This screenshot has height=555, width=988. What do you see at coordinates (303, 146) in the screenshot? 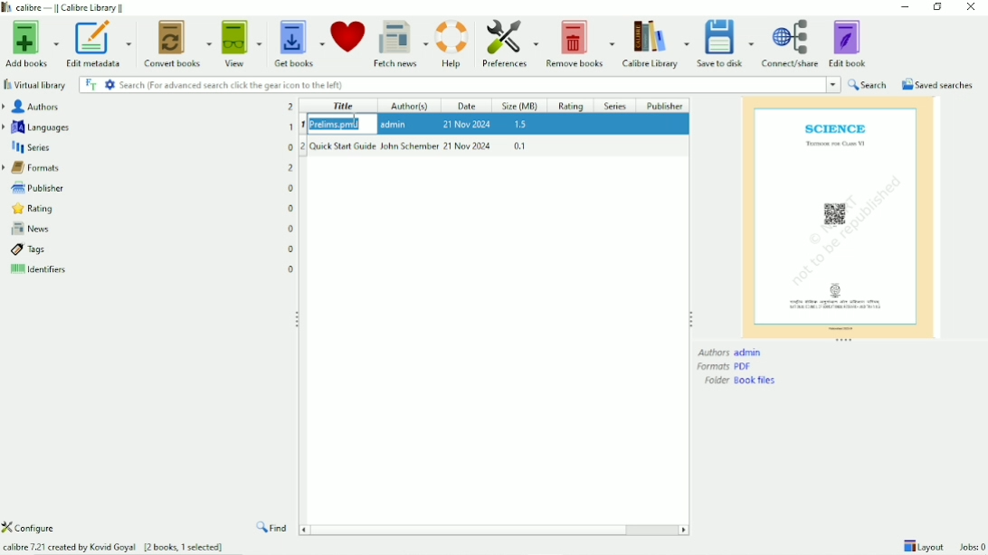
I see `2` at bounding box center [303, 146].